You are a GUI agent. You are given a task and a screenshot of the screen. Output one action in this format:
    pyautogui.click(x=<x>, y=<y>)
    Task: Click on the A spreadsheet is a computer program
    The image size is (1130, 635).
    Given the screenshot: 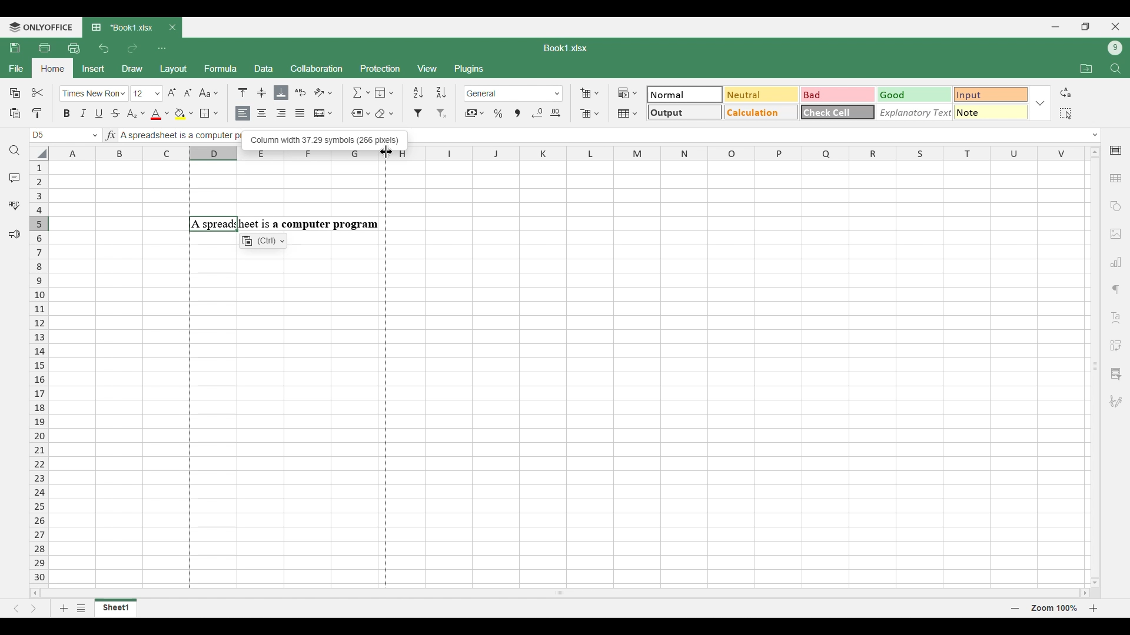 What is the action you would take?
    pyautogui.click(x=284, y=224)
    